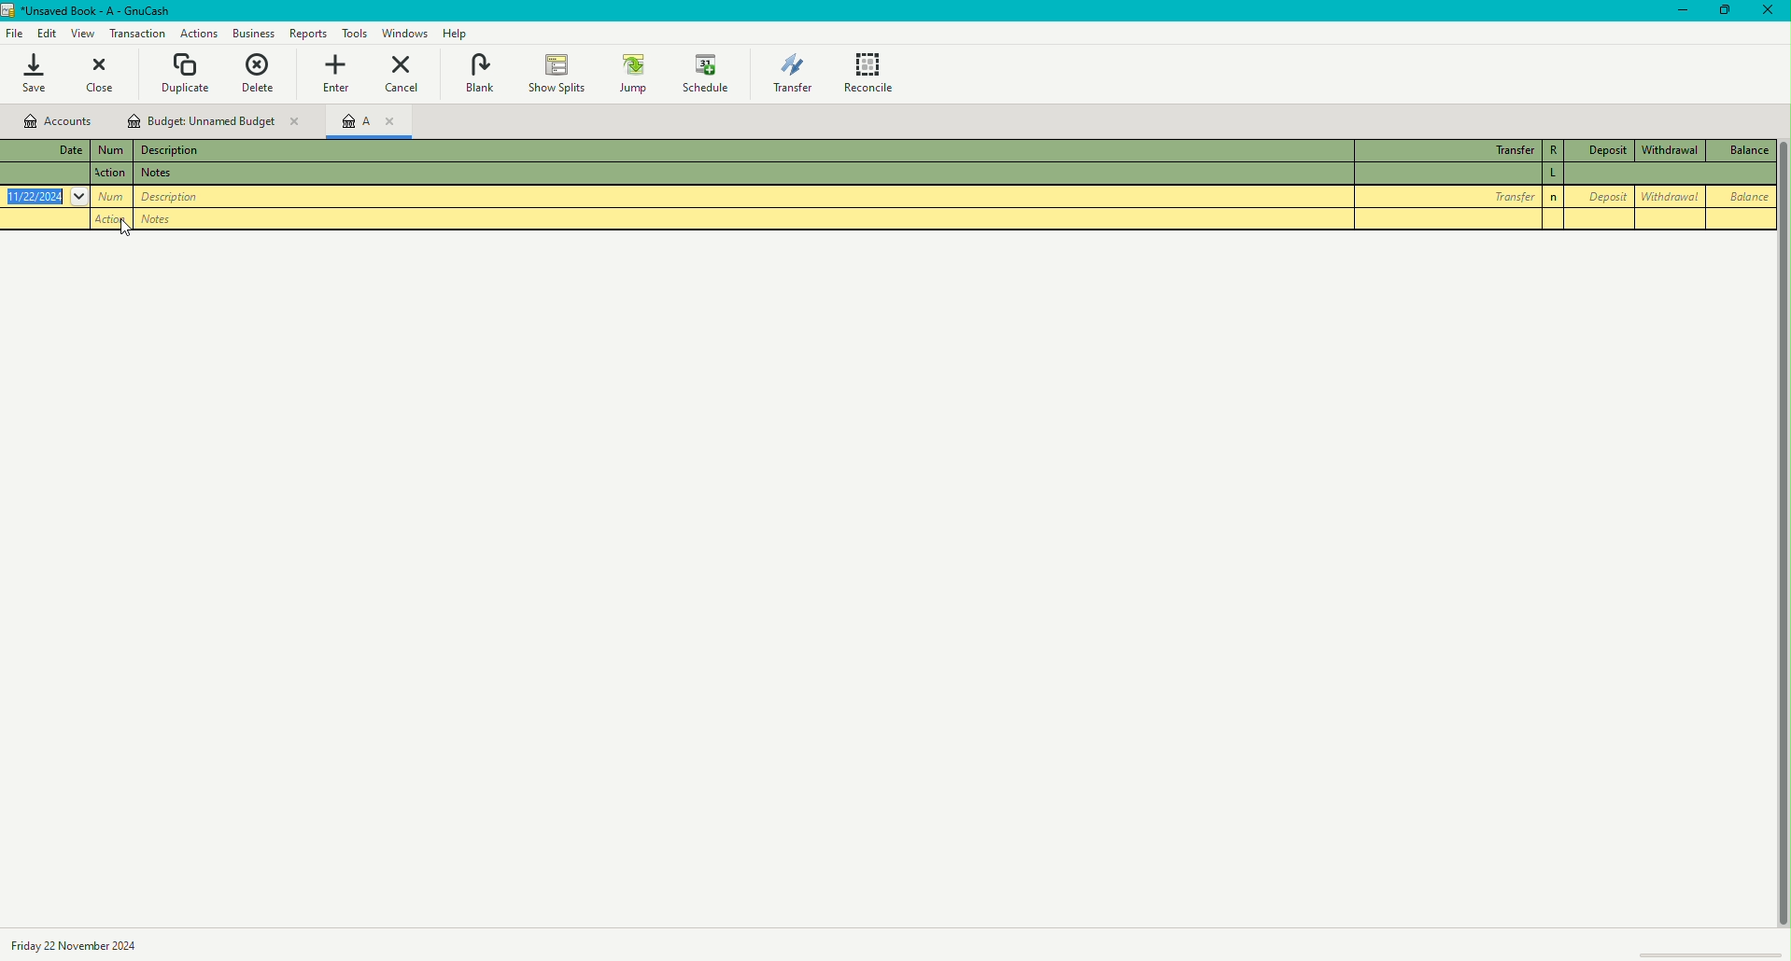 The width and height of the screenshot is (1791, 961). I want to click on Date, so click(53, 149).